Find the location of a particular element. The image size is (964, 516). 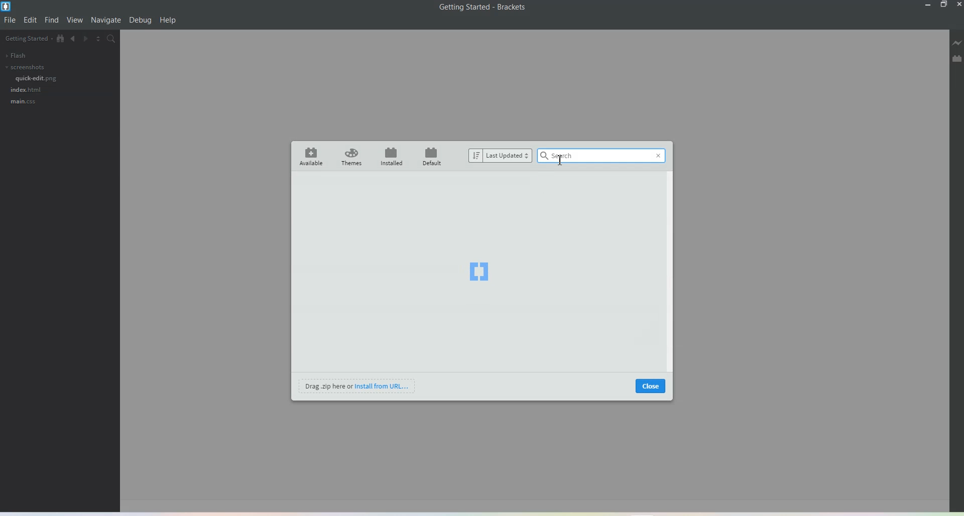

View is located at coordinates (75, 21).